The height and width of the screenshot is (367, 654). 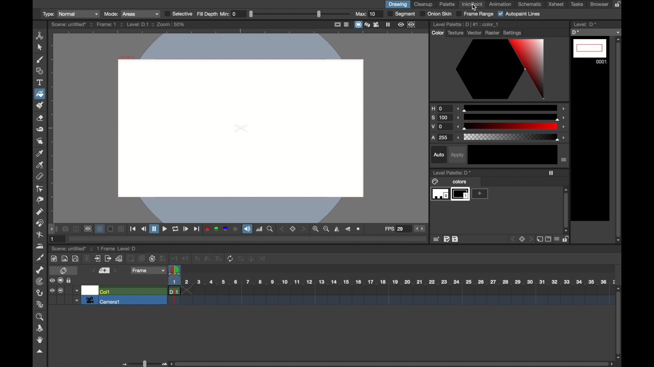 What do you see at coordinates (40, 129) in the screenshot?
I see `tape tool` at bounding box center [40, 129].